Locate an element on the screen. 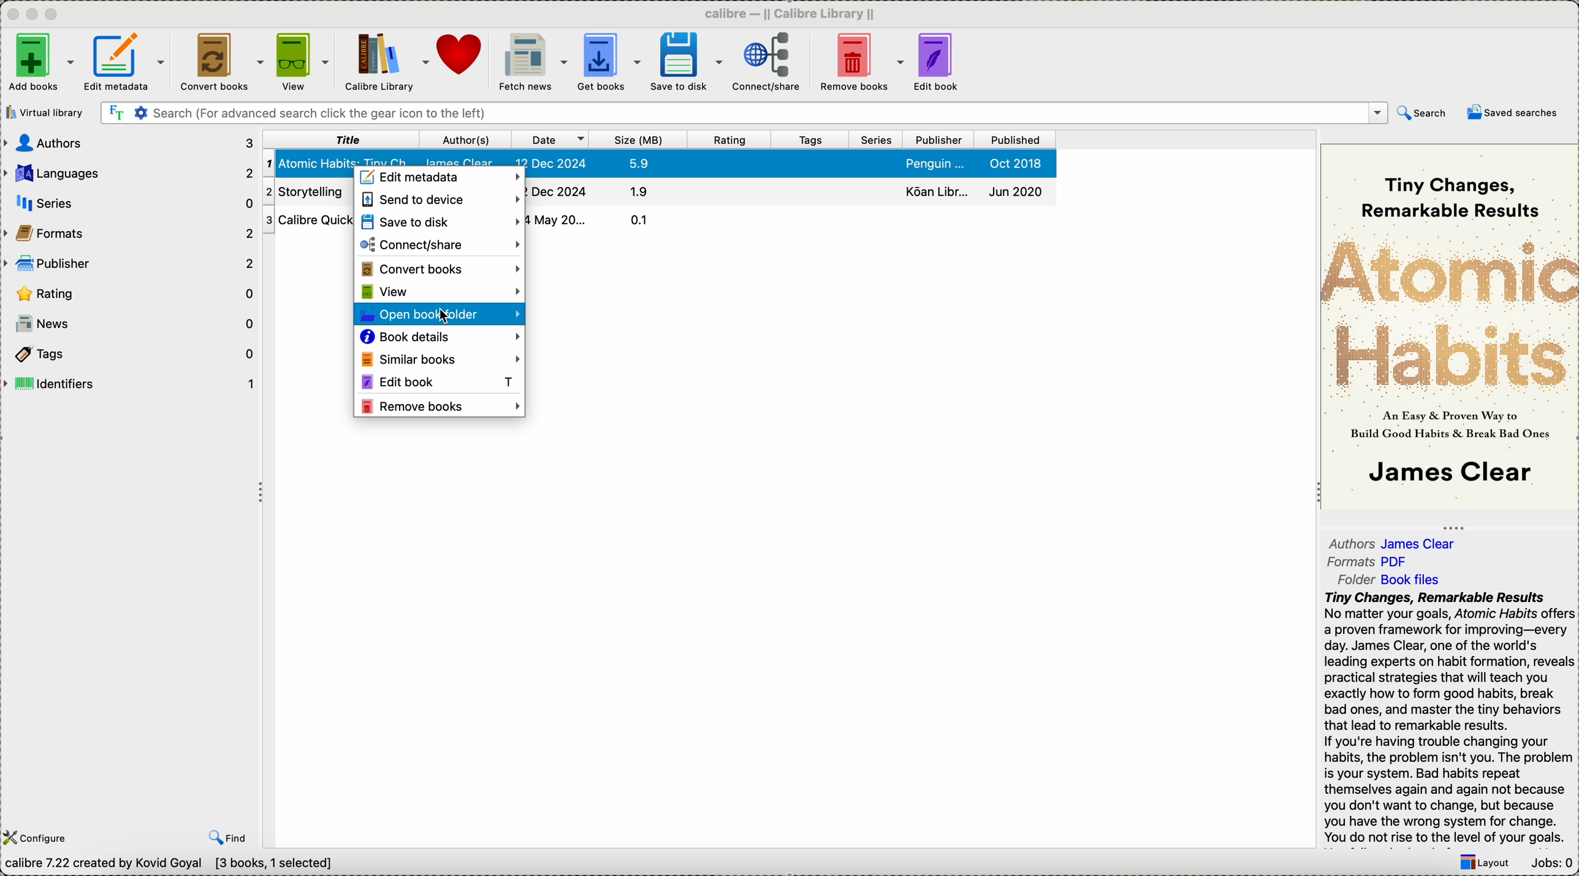 This screenshot has height=876, width=1579. book details is located at coordinates (439, 338).